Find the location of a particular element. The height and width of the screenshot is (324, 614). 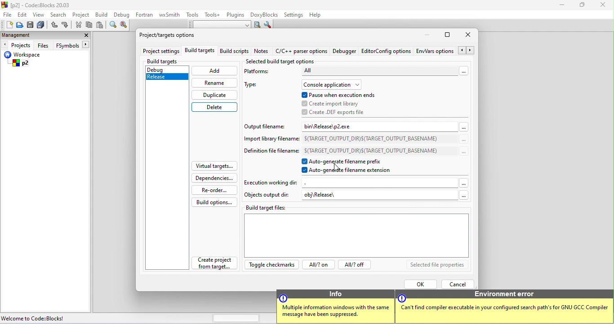

paste is located at coordinates (100, 26).